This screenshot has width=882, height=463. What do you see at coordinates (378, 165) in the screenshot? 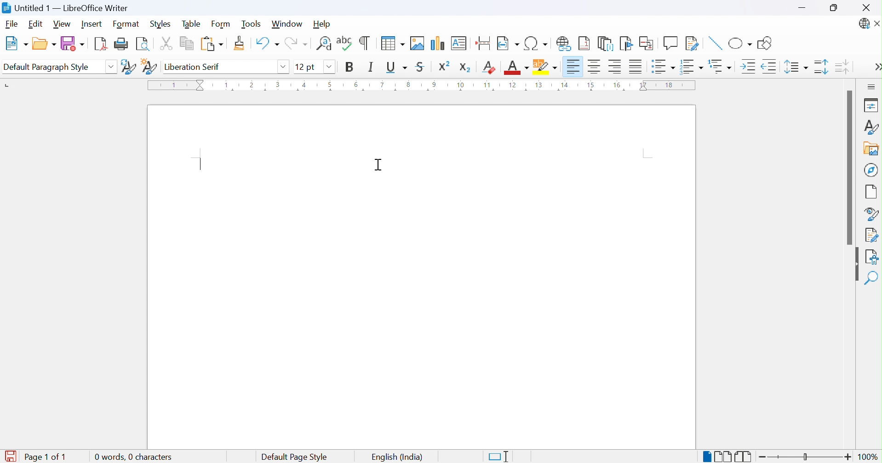
I see `Ibeam Cursor` at bounding box center [378, 165].